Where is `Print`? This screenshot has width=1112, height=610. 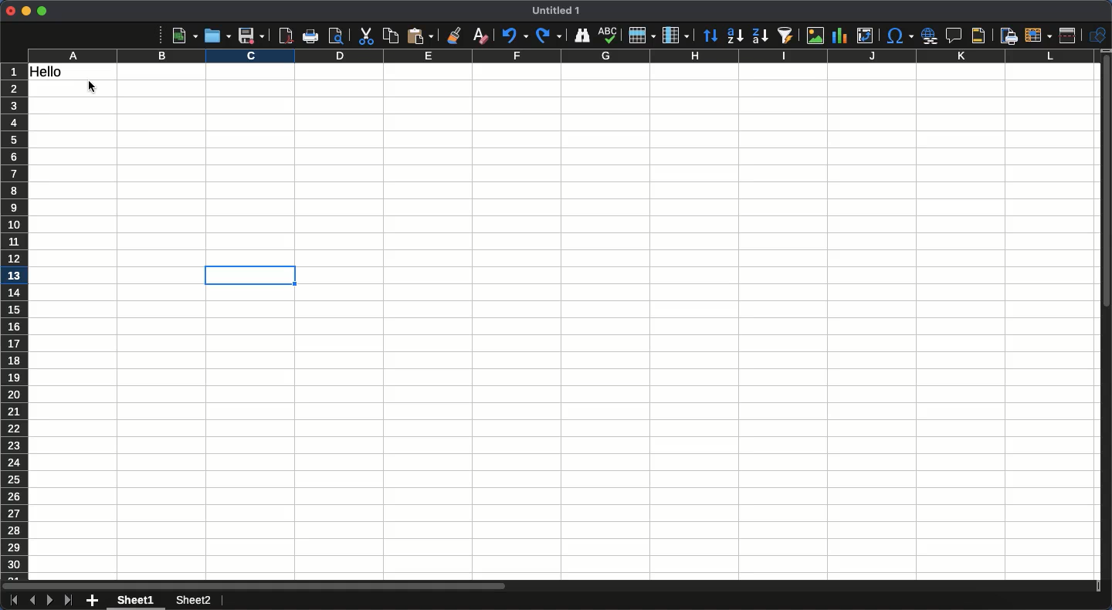 Print is located at coordinates (312, 36).